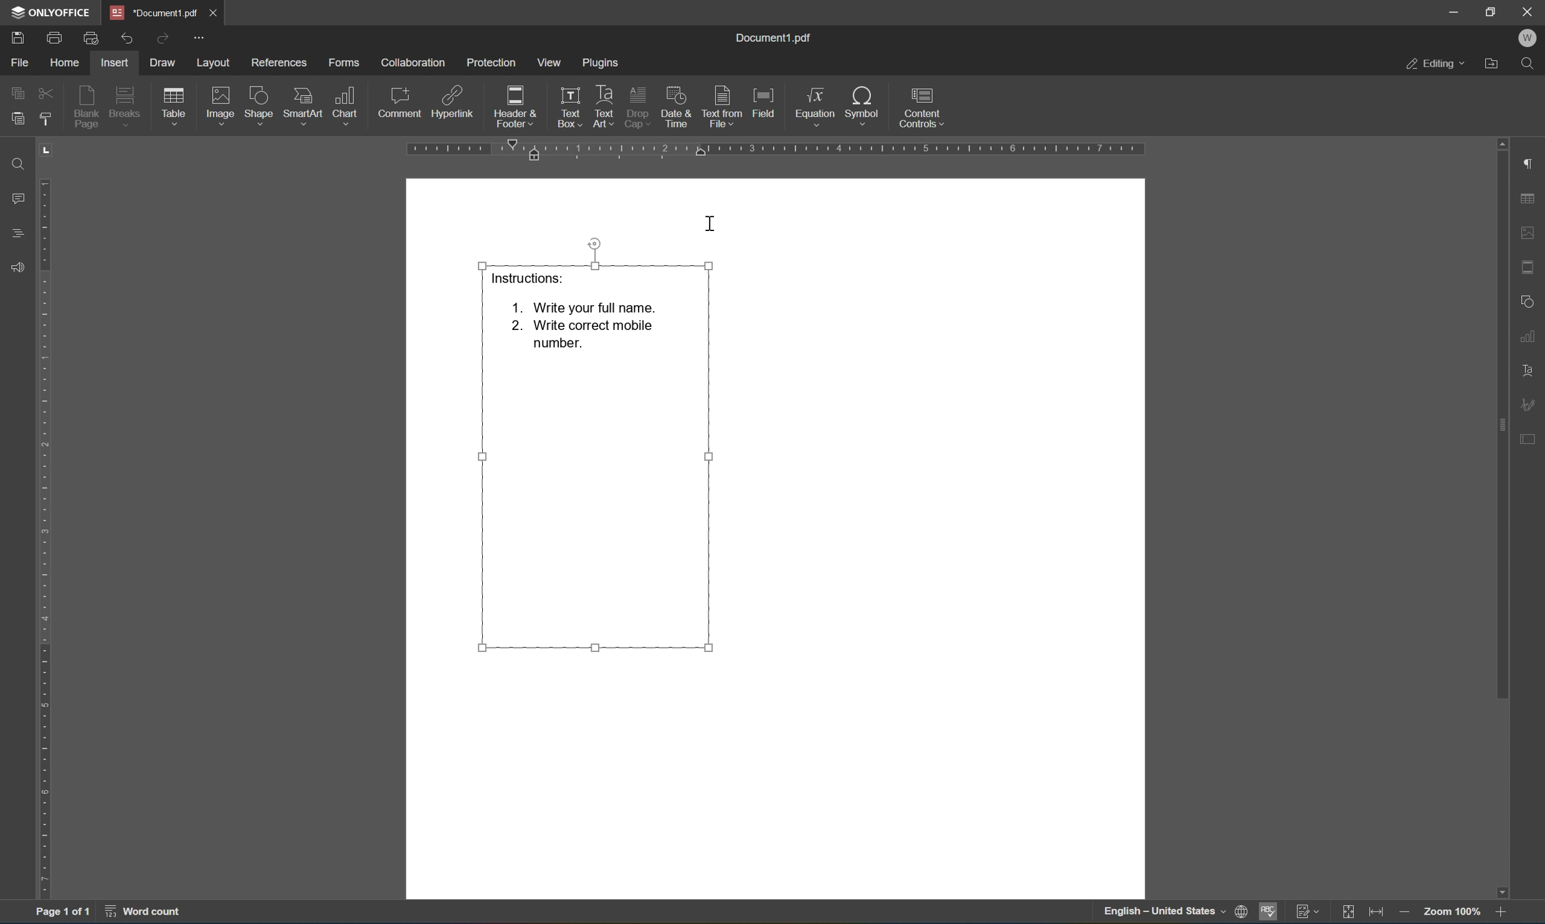 This screenshot has height=924, width=1545. I want to click on content controls, so click(925, 107).